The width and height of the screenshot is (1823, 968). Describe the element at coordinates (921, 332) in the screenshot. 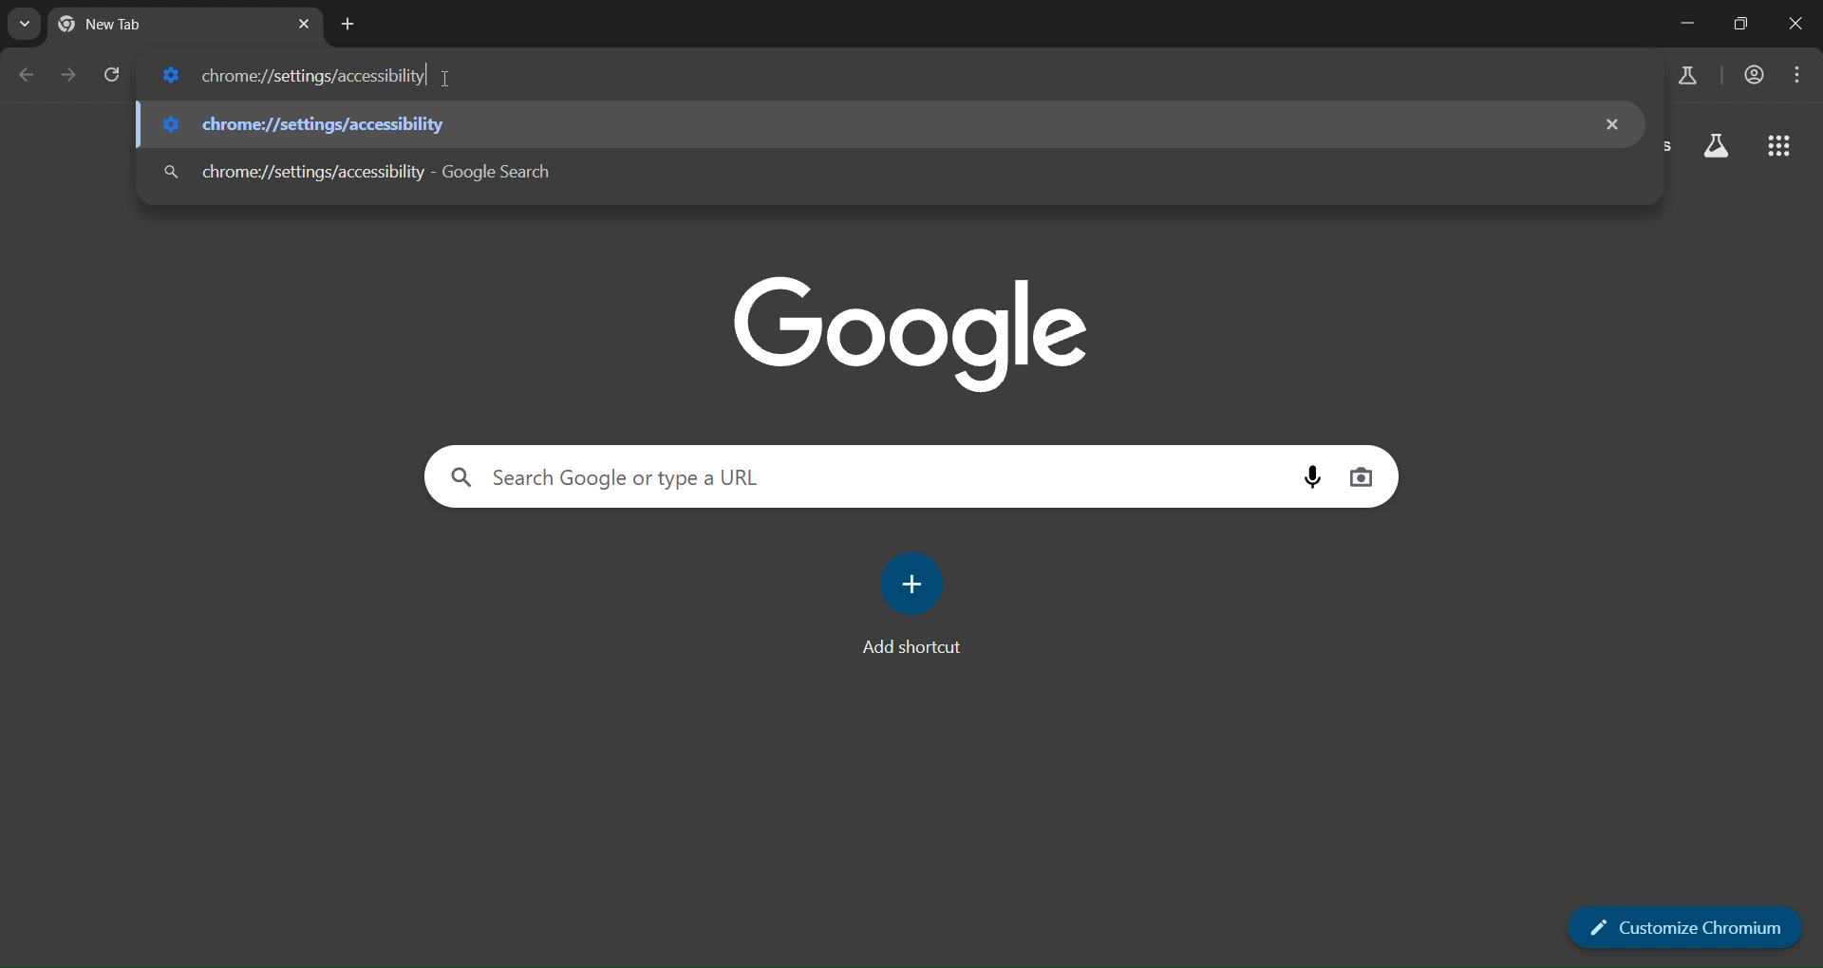

I see `google` at that location.